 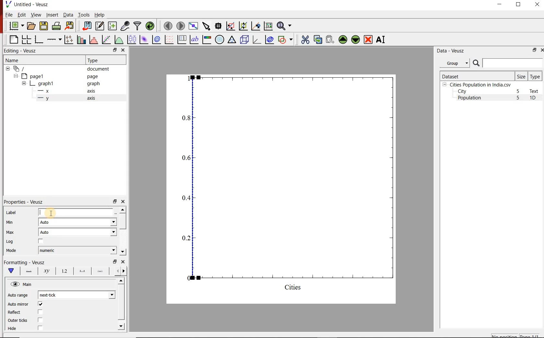 What do you see at coordinates (58, 76) in the screenshot?
I see `page1` at bounding box center [58, 76].